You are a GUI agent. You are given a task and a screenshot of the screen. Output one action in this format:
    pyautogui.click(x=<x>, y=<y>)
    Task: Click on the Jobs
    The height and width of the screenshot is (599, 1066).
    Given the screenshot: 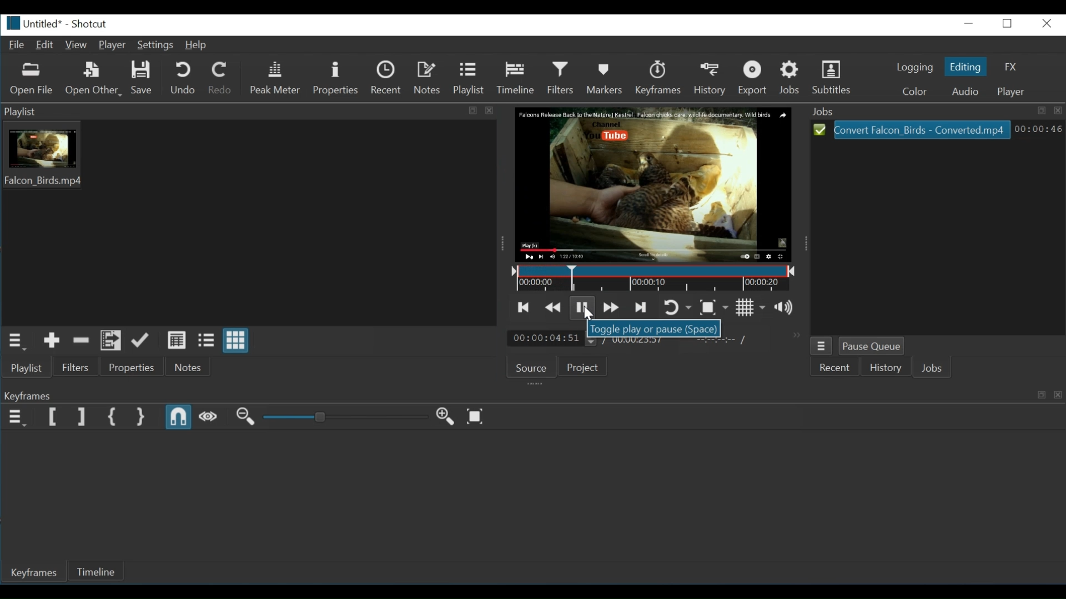 What is the action you would take?
    pyautogui.click(x=788, y=78)
    